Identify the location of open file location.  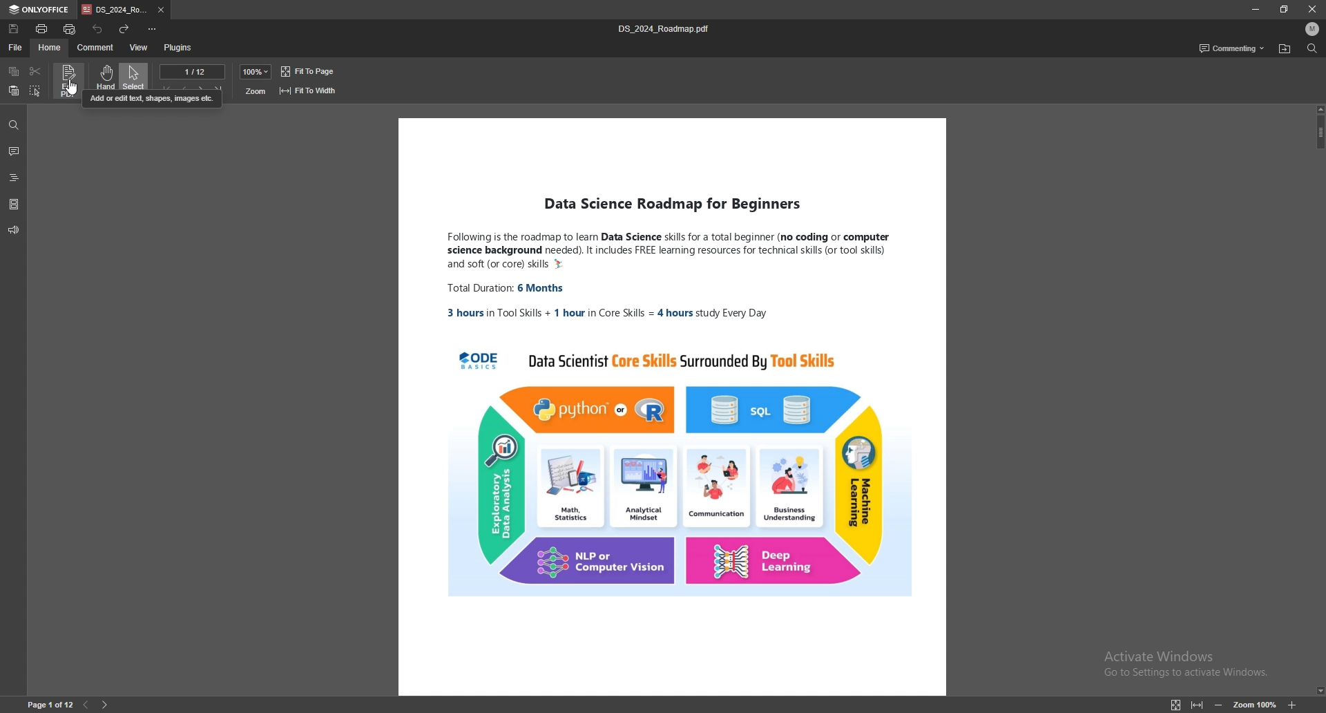
(1284, 49).